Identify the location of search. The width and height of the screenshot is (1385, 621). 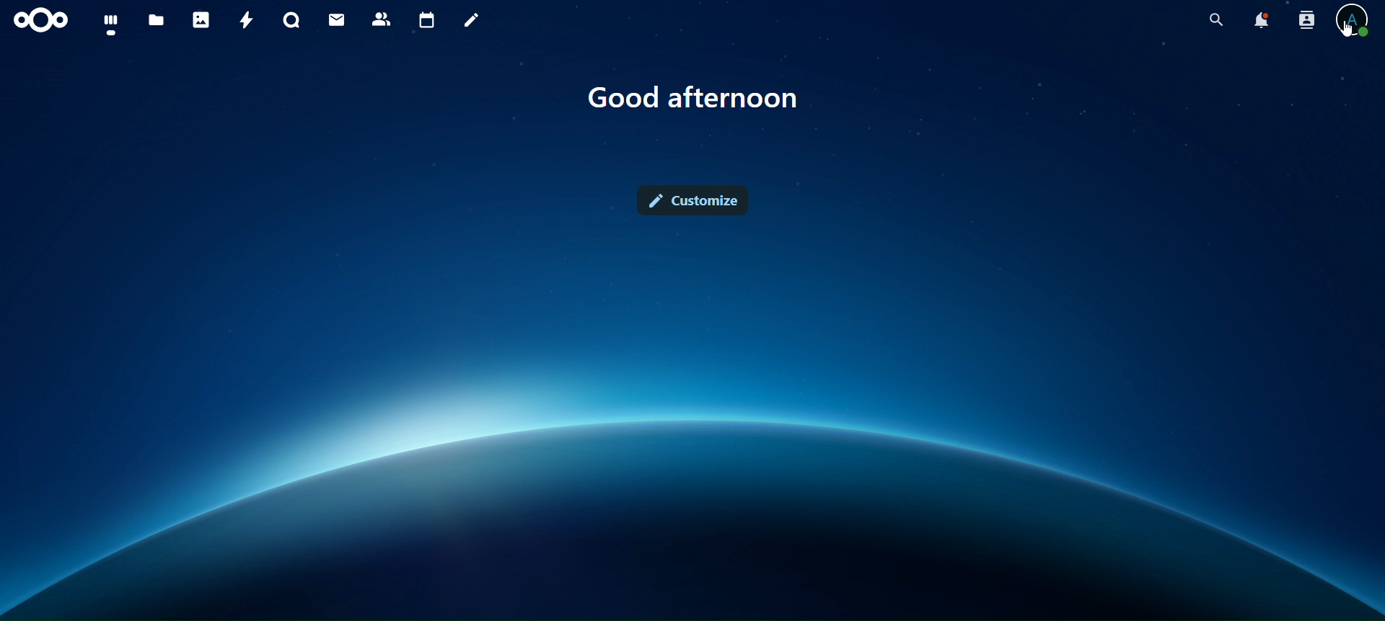
(1218, 20).